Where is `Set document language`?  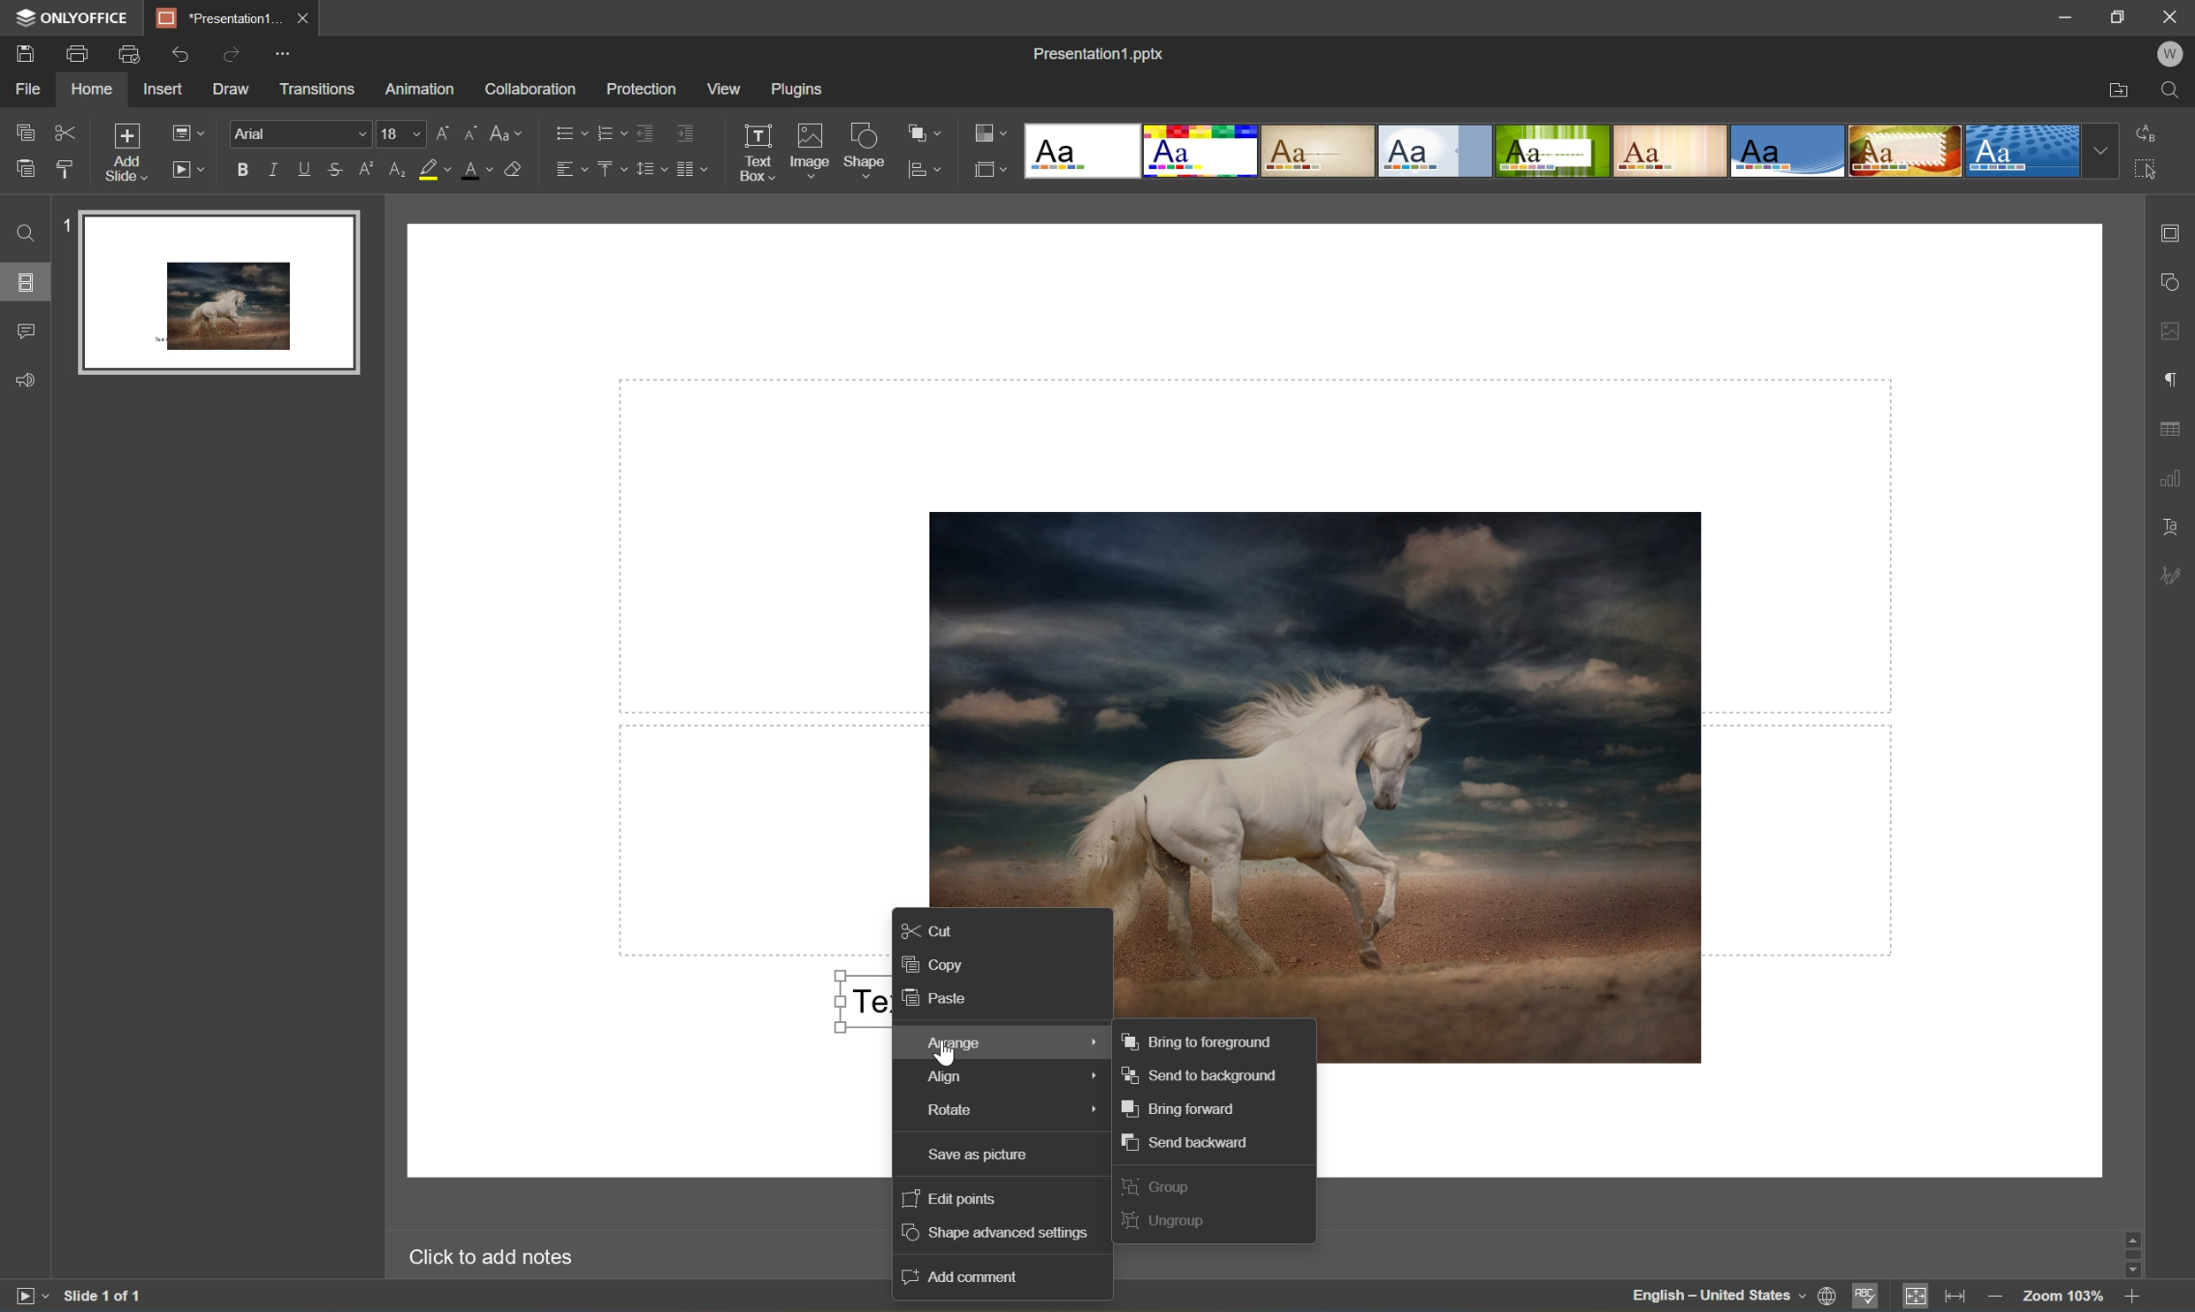 Set document language is located at coordinates (1829, 1298).